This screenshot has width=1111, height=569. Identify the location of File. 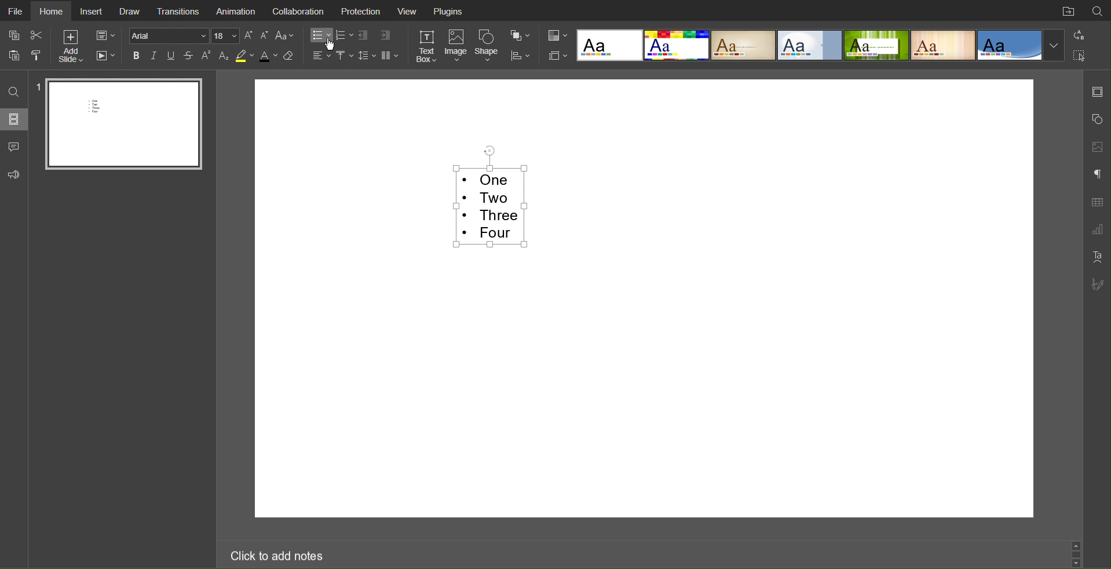
(15, 10).